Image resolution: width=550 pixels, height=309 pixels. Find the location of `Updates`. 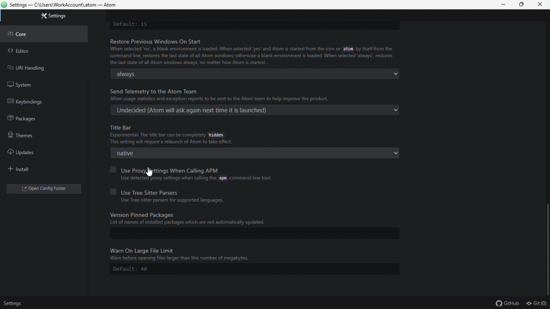

Updates is located at coordinates (27, 149).